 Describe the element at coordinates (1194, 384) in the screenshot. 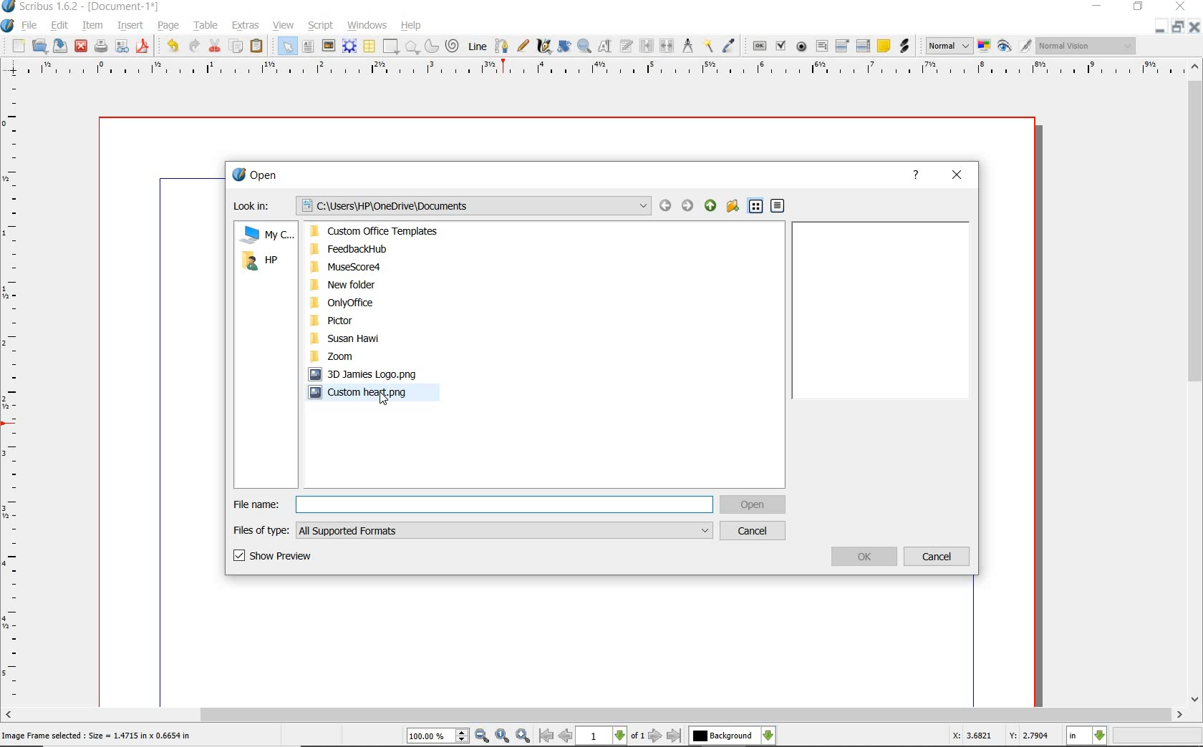

I see `scrollbar` at that location.